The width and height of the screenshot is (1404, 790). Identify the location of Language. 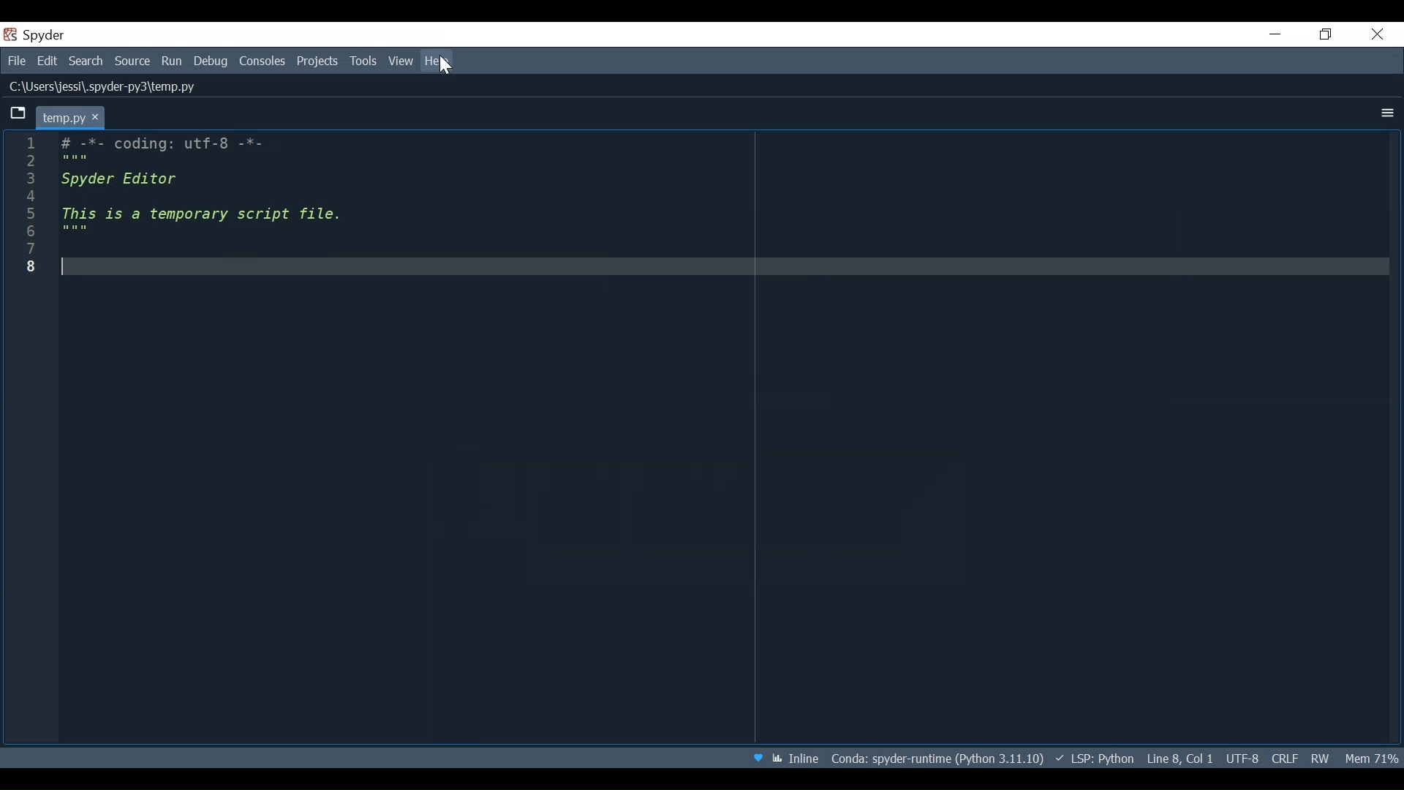
(1095, 760).